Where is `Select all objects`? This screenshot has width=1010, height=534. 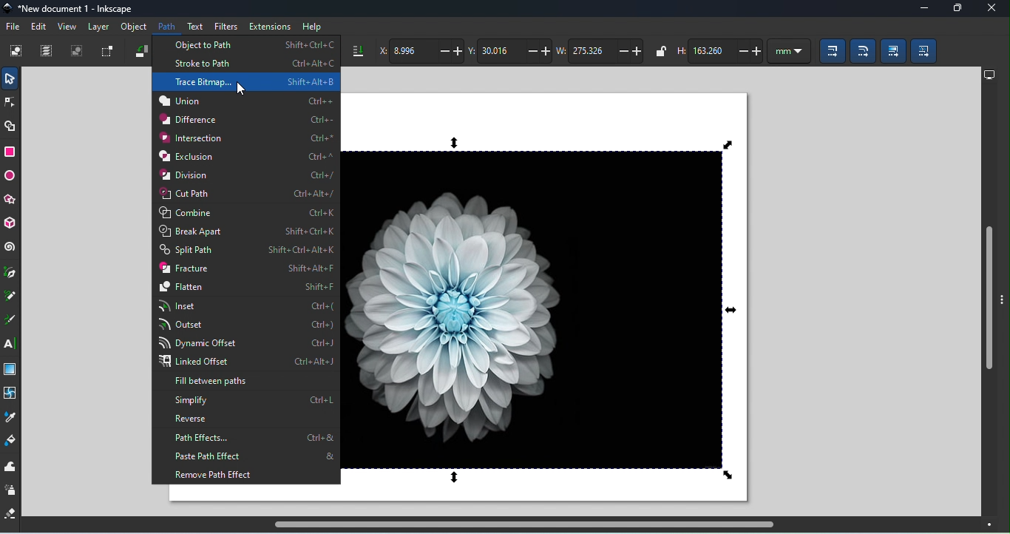
Select all objects is located at coordinates (16, 53).